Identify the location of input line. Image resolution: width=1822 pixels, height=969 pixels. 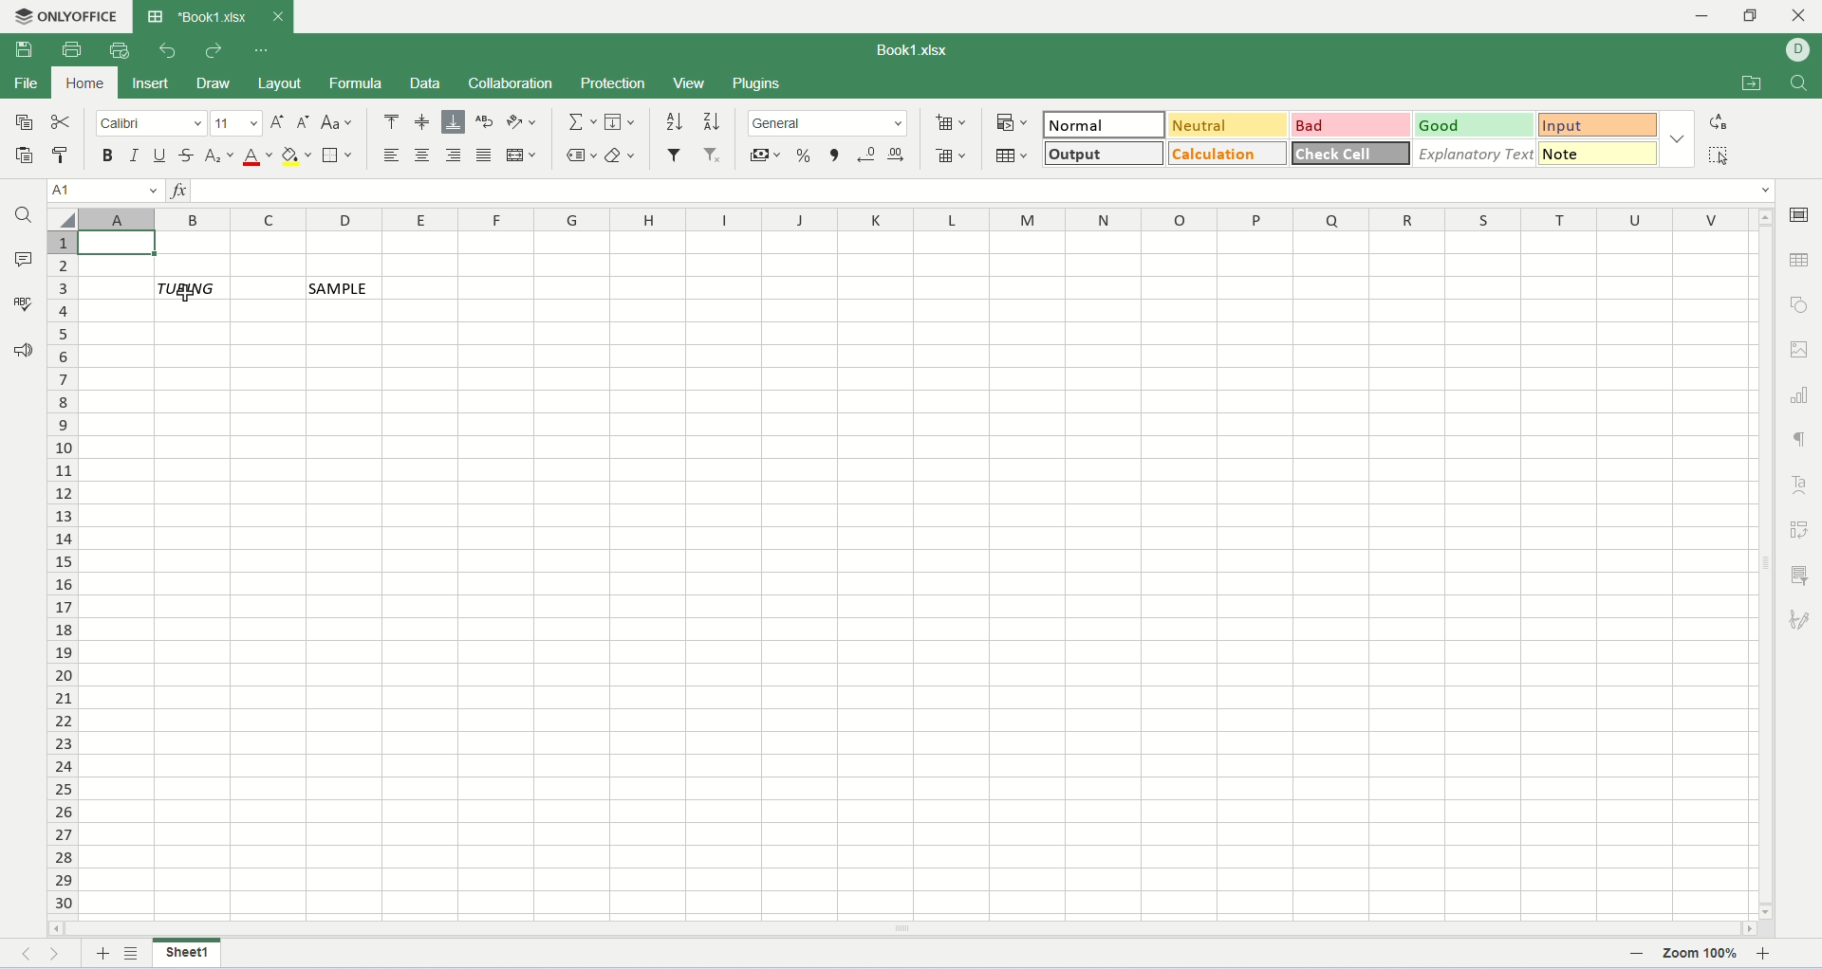
(987, 189).